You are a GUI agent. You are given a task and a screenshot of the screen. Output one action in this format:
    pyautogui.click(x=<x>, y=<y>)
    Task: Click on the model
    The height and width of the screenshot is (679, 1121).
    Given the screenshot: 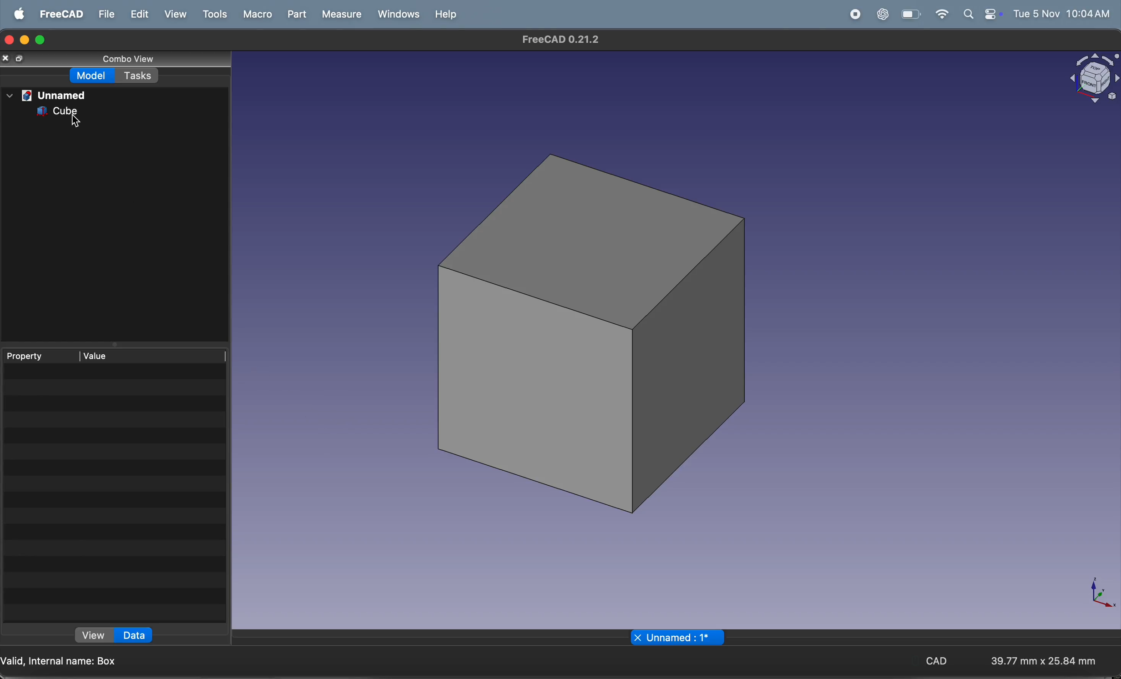 What is the action you would take?
    pyautogui.click(x=88, y=75)
    